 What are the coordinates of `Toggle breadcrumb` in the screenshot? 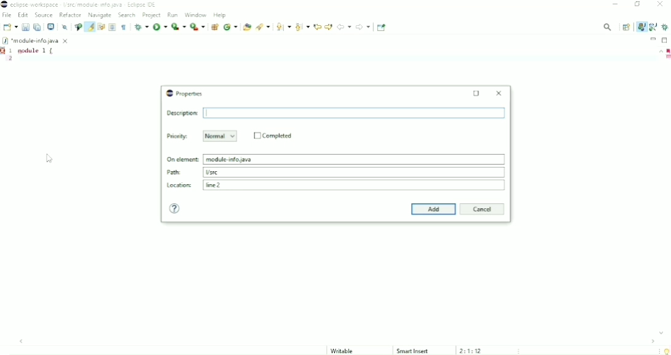 It's located at (77, 27).